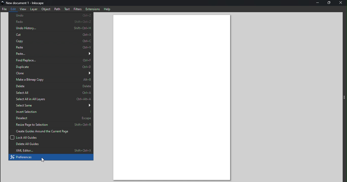  What do you see at coordinates (50, 118) in the screenshot?
I see `Deselect` at bounding box center [50, 118].